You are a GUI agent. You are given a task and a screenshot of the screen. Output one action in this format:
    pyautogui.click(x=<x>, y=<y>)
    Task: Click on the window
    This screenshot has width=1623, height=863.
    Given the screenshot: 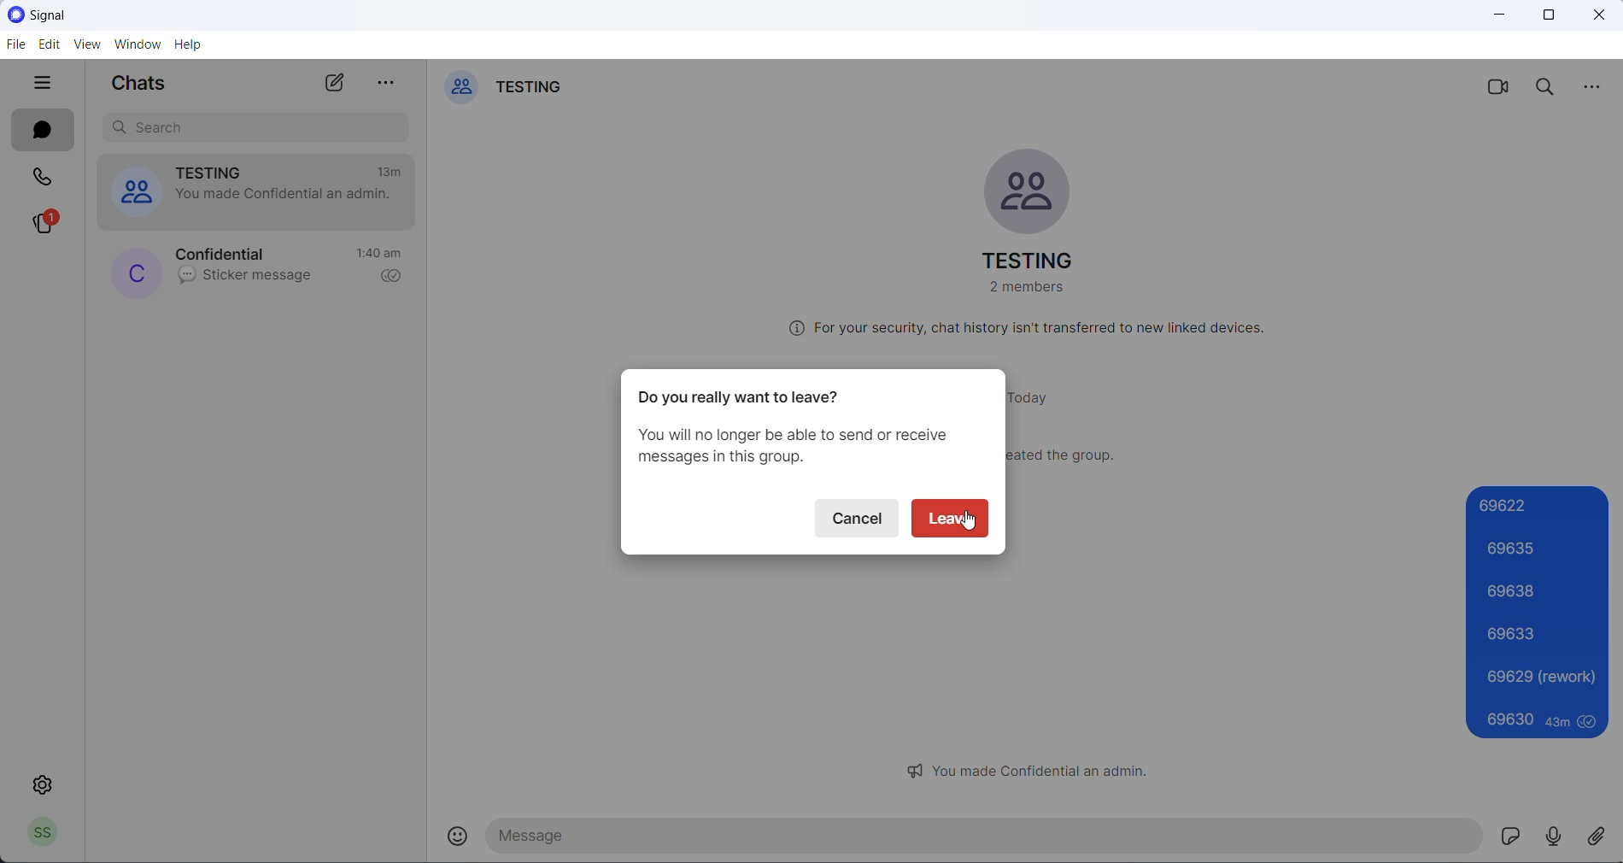 What is the action you would take?
    pyautogui.click(x=136, y=47)
    